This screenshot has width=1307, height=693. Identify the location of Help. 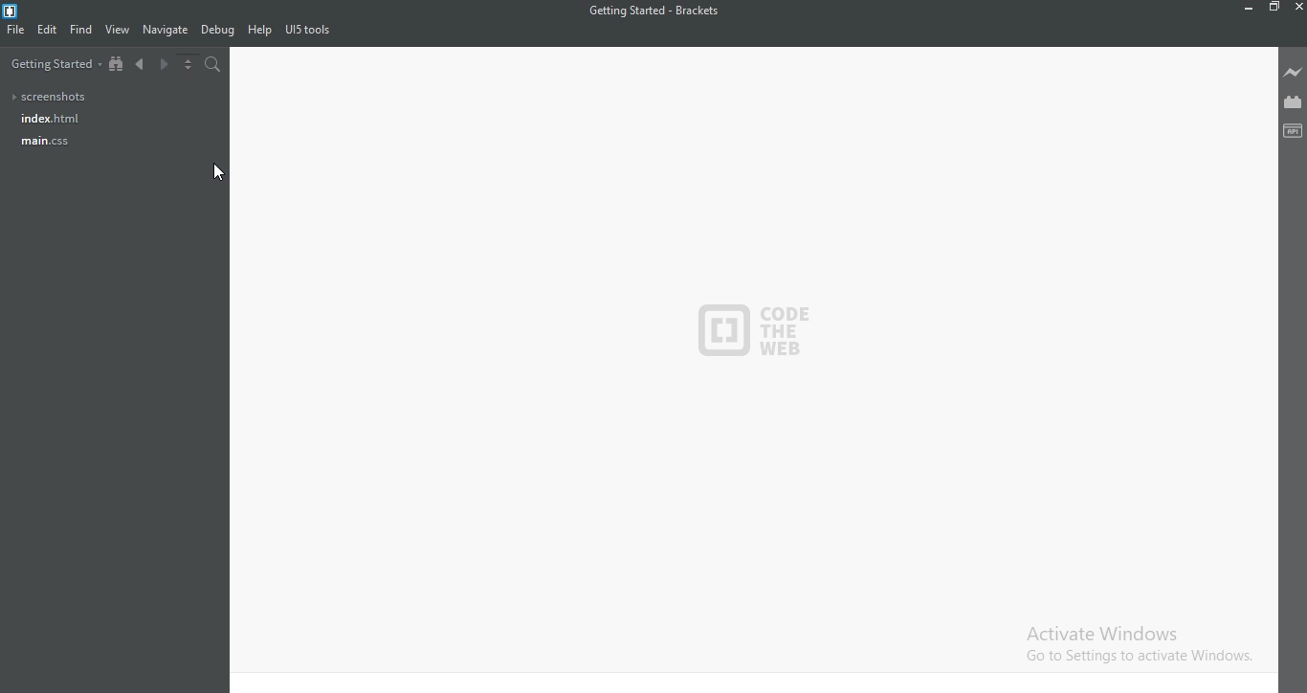
(259, 31).